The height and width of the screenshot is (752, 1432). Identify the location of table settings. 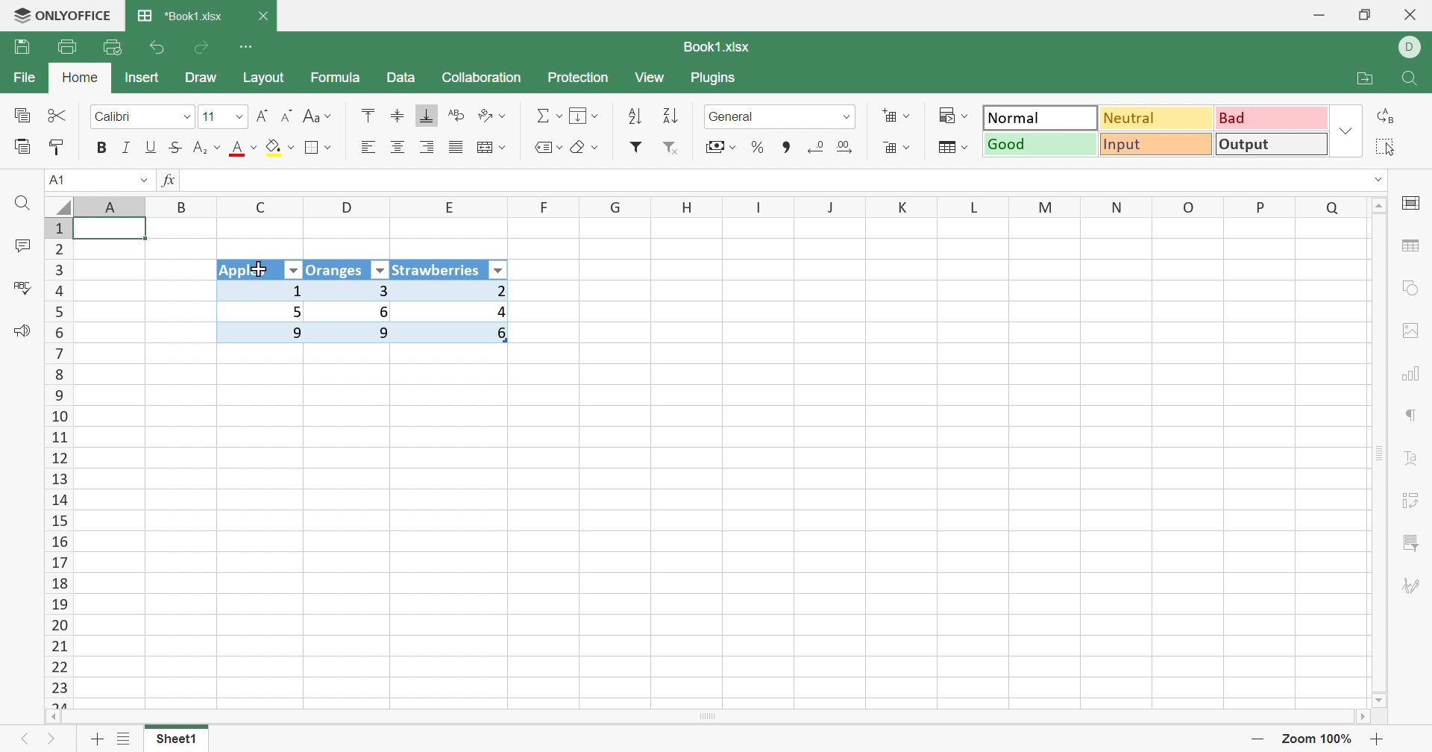
(1413, 248).